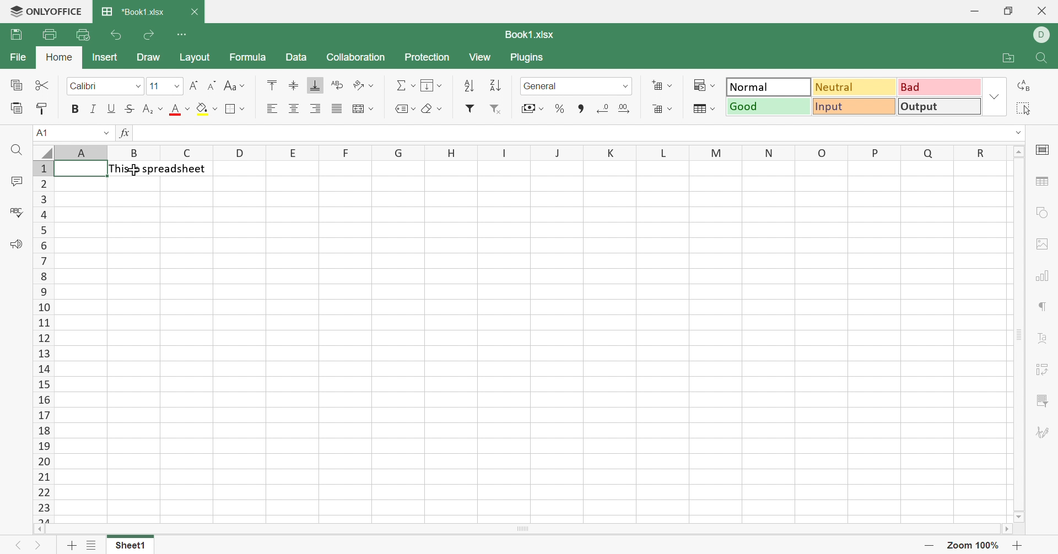 This screenshot has width=1058, height=554. What do you see at coordinates (399, 84) in the screenshot?
I see `Summation` at bounding box center [399, 84].